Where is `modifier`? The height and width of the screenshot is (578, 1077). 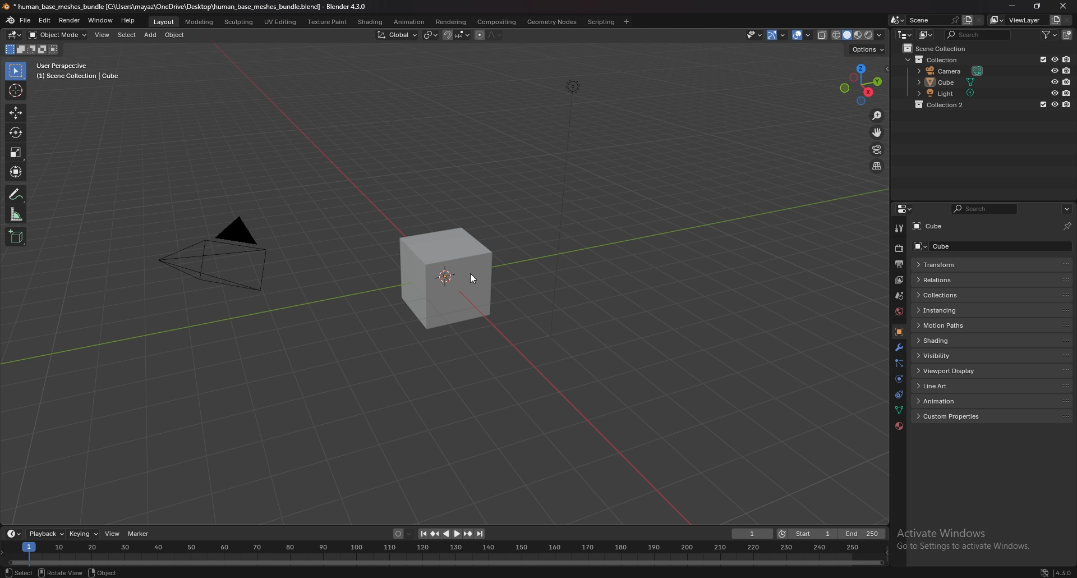 modifier is located at coordinates (899, 348).